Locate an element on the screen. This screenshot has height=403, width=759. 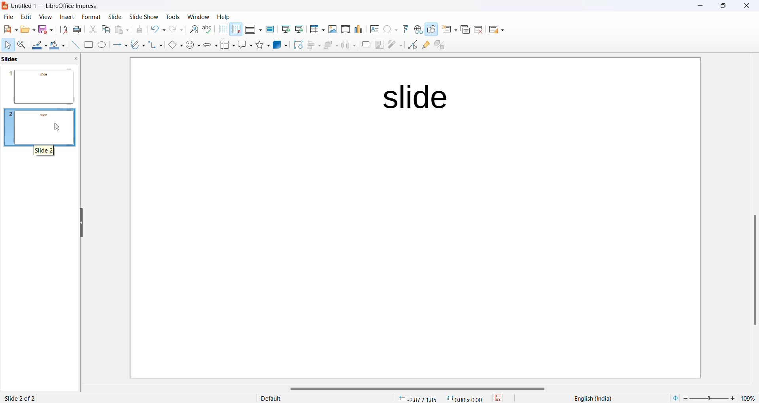
minimize is located at coordinates (698, 7).